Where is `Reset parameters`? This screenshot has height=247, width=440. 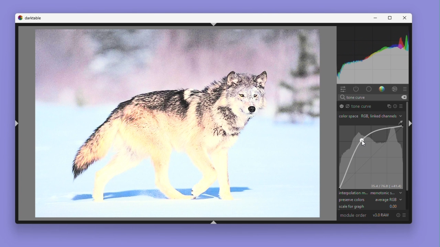 Reset parameters is located at coordinates (395, 106).